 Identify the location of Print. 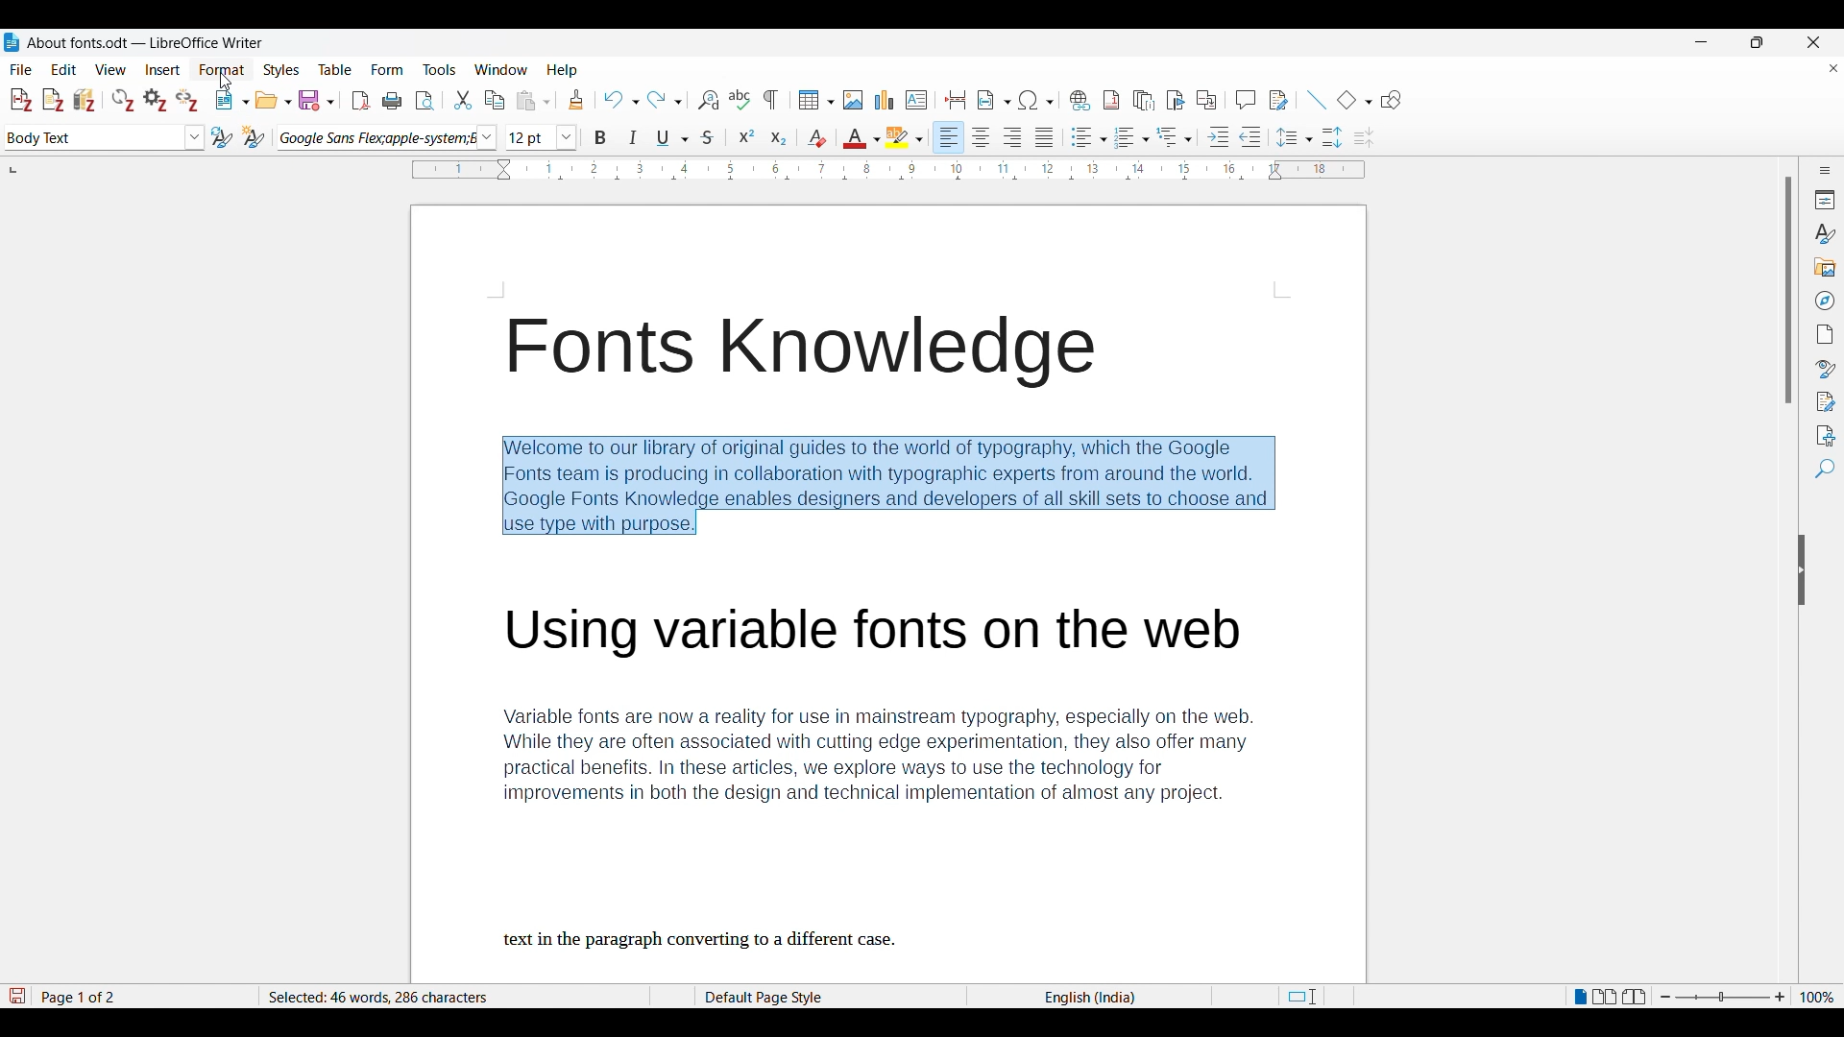
(392, 101).